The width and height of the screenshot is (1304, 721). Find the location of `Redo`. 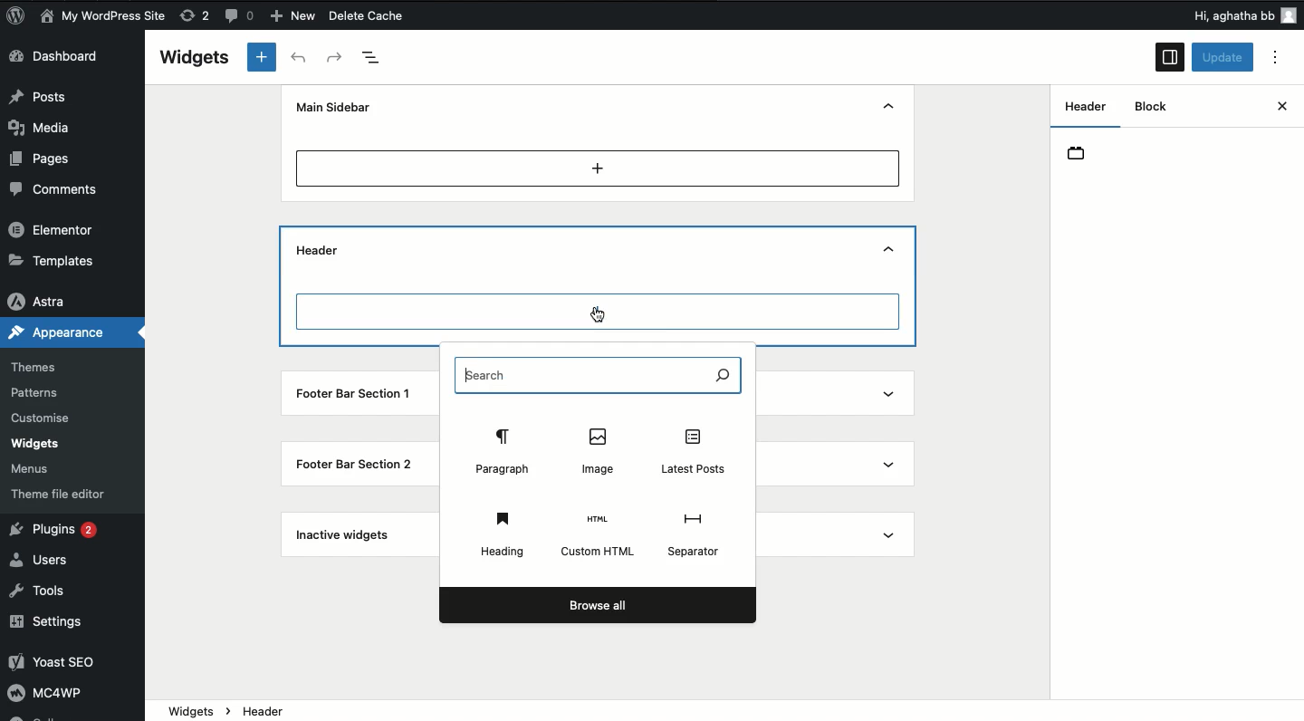

Redo is located at coordinates (335, 57).